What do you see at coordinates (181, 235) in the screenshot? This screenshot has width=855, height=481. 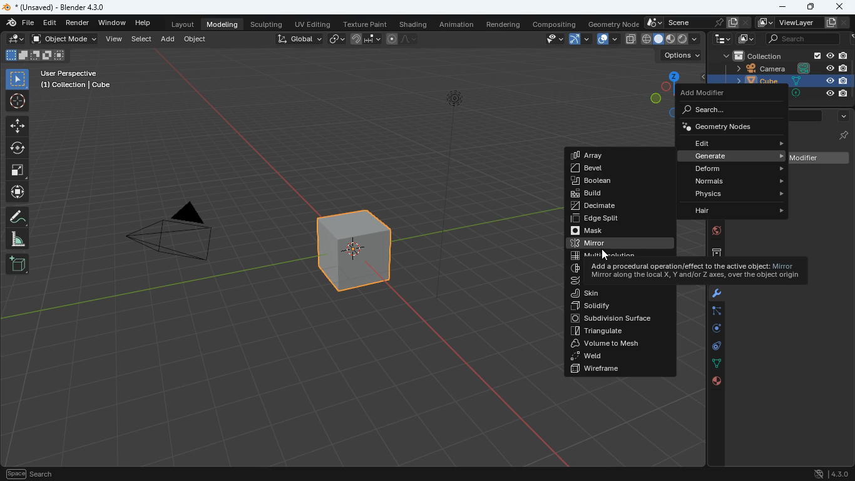 I see `camera` at bounding box center [181, 235].